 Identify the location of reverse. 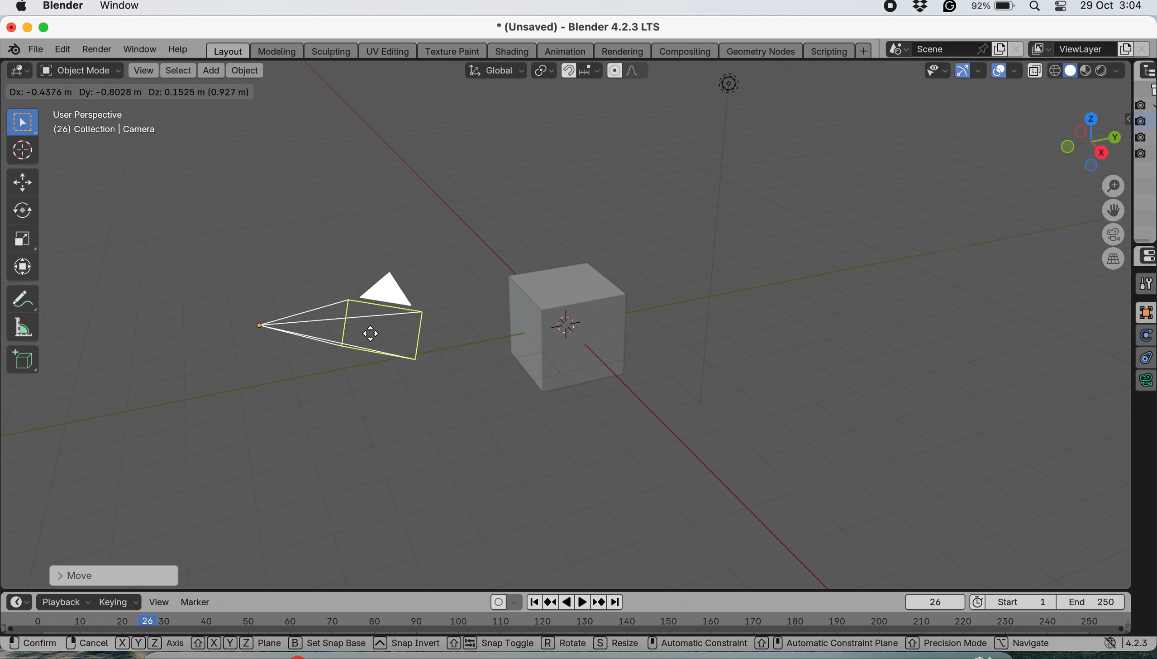
(551, 601).